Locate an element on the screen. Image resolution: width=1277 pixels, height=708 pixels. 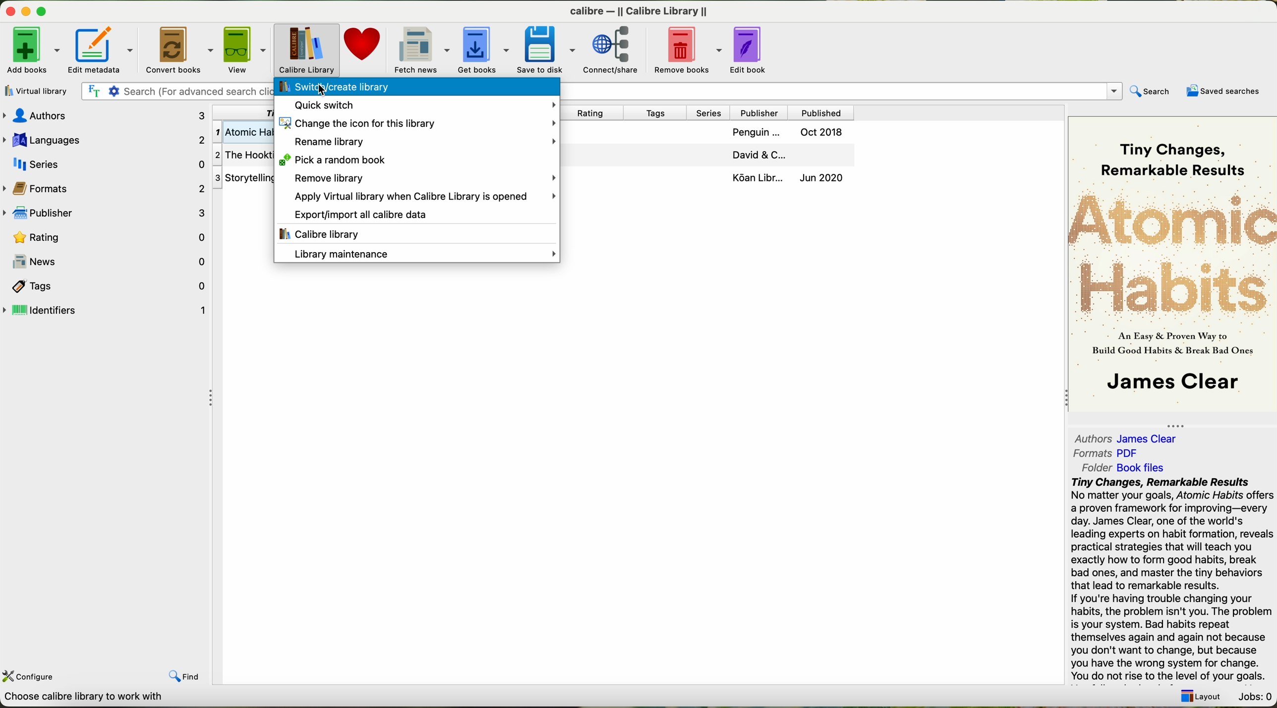
edit book is located at coordinates (753, 50).